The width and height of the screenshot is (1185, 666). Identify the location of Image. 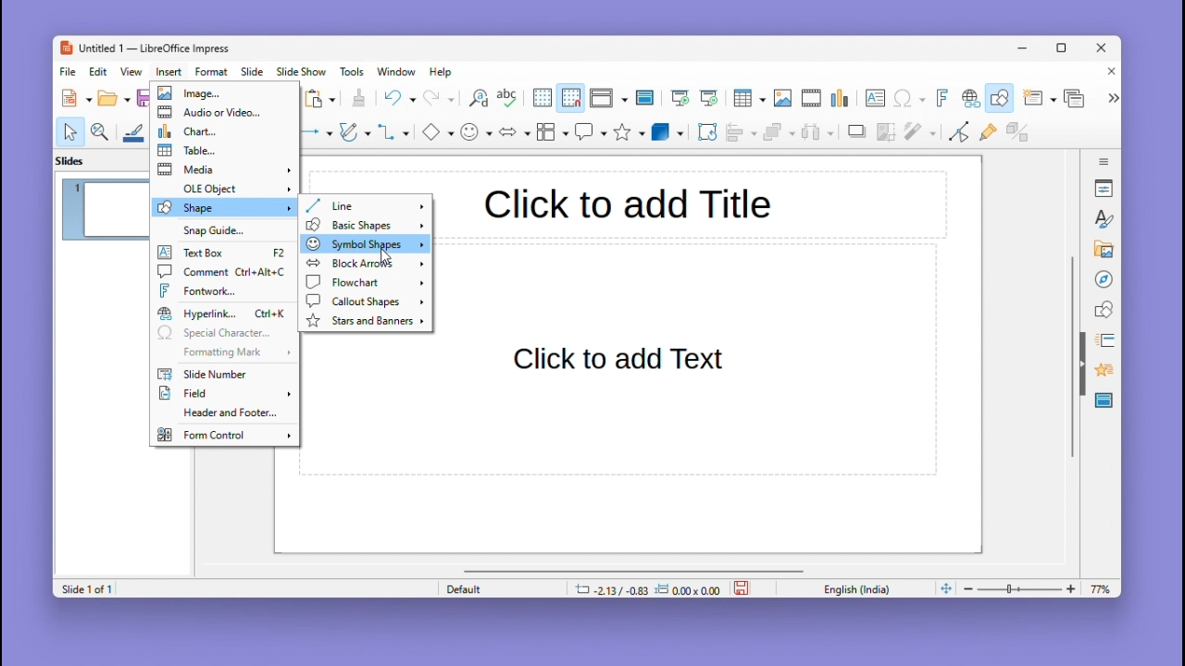
(782, 99).